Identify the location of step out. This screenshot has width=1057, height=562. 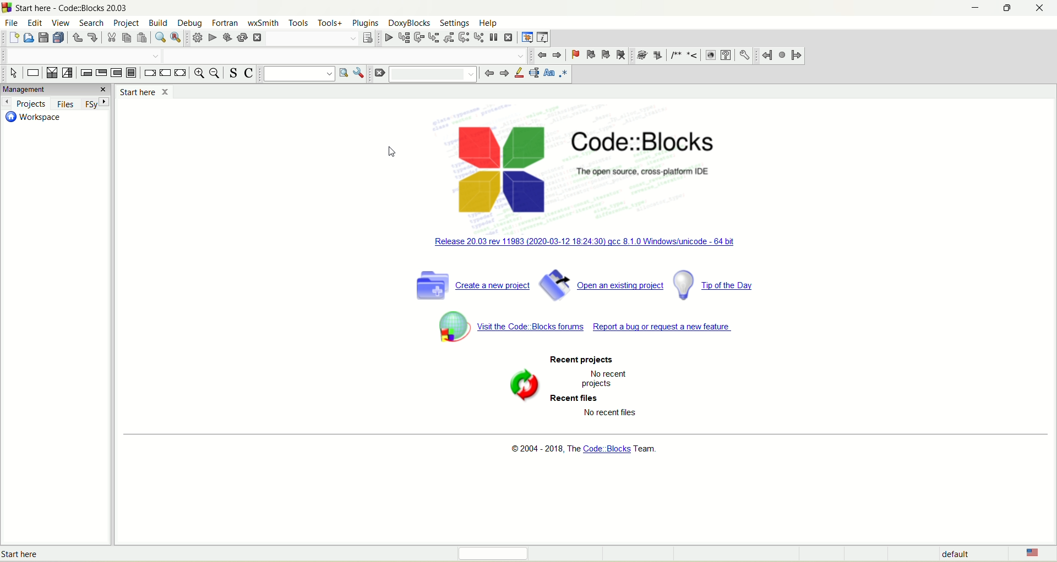
(449, 37).